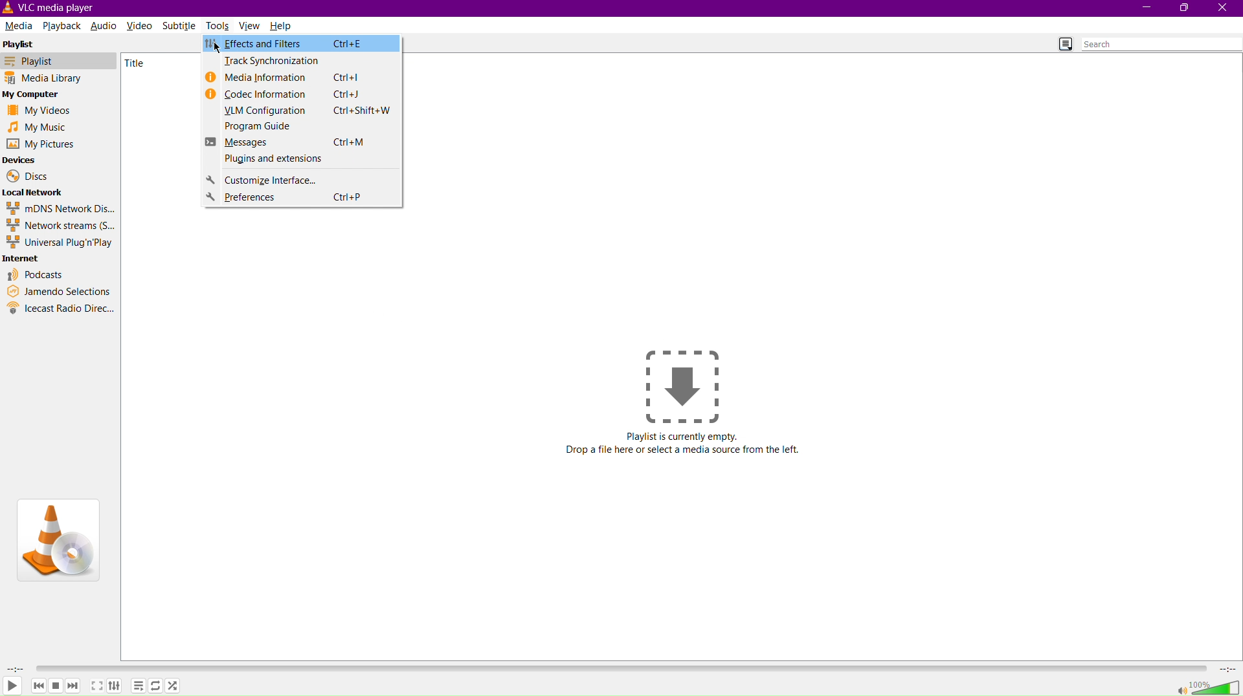  Describe the element at coordinates (685, 439) in the screenshot. I see `Playlist is currently empty` at that location.